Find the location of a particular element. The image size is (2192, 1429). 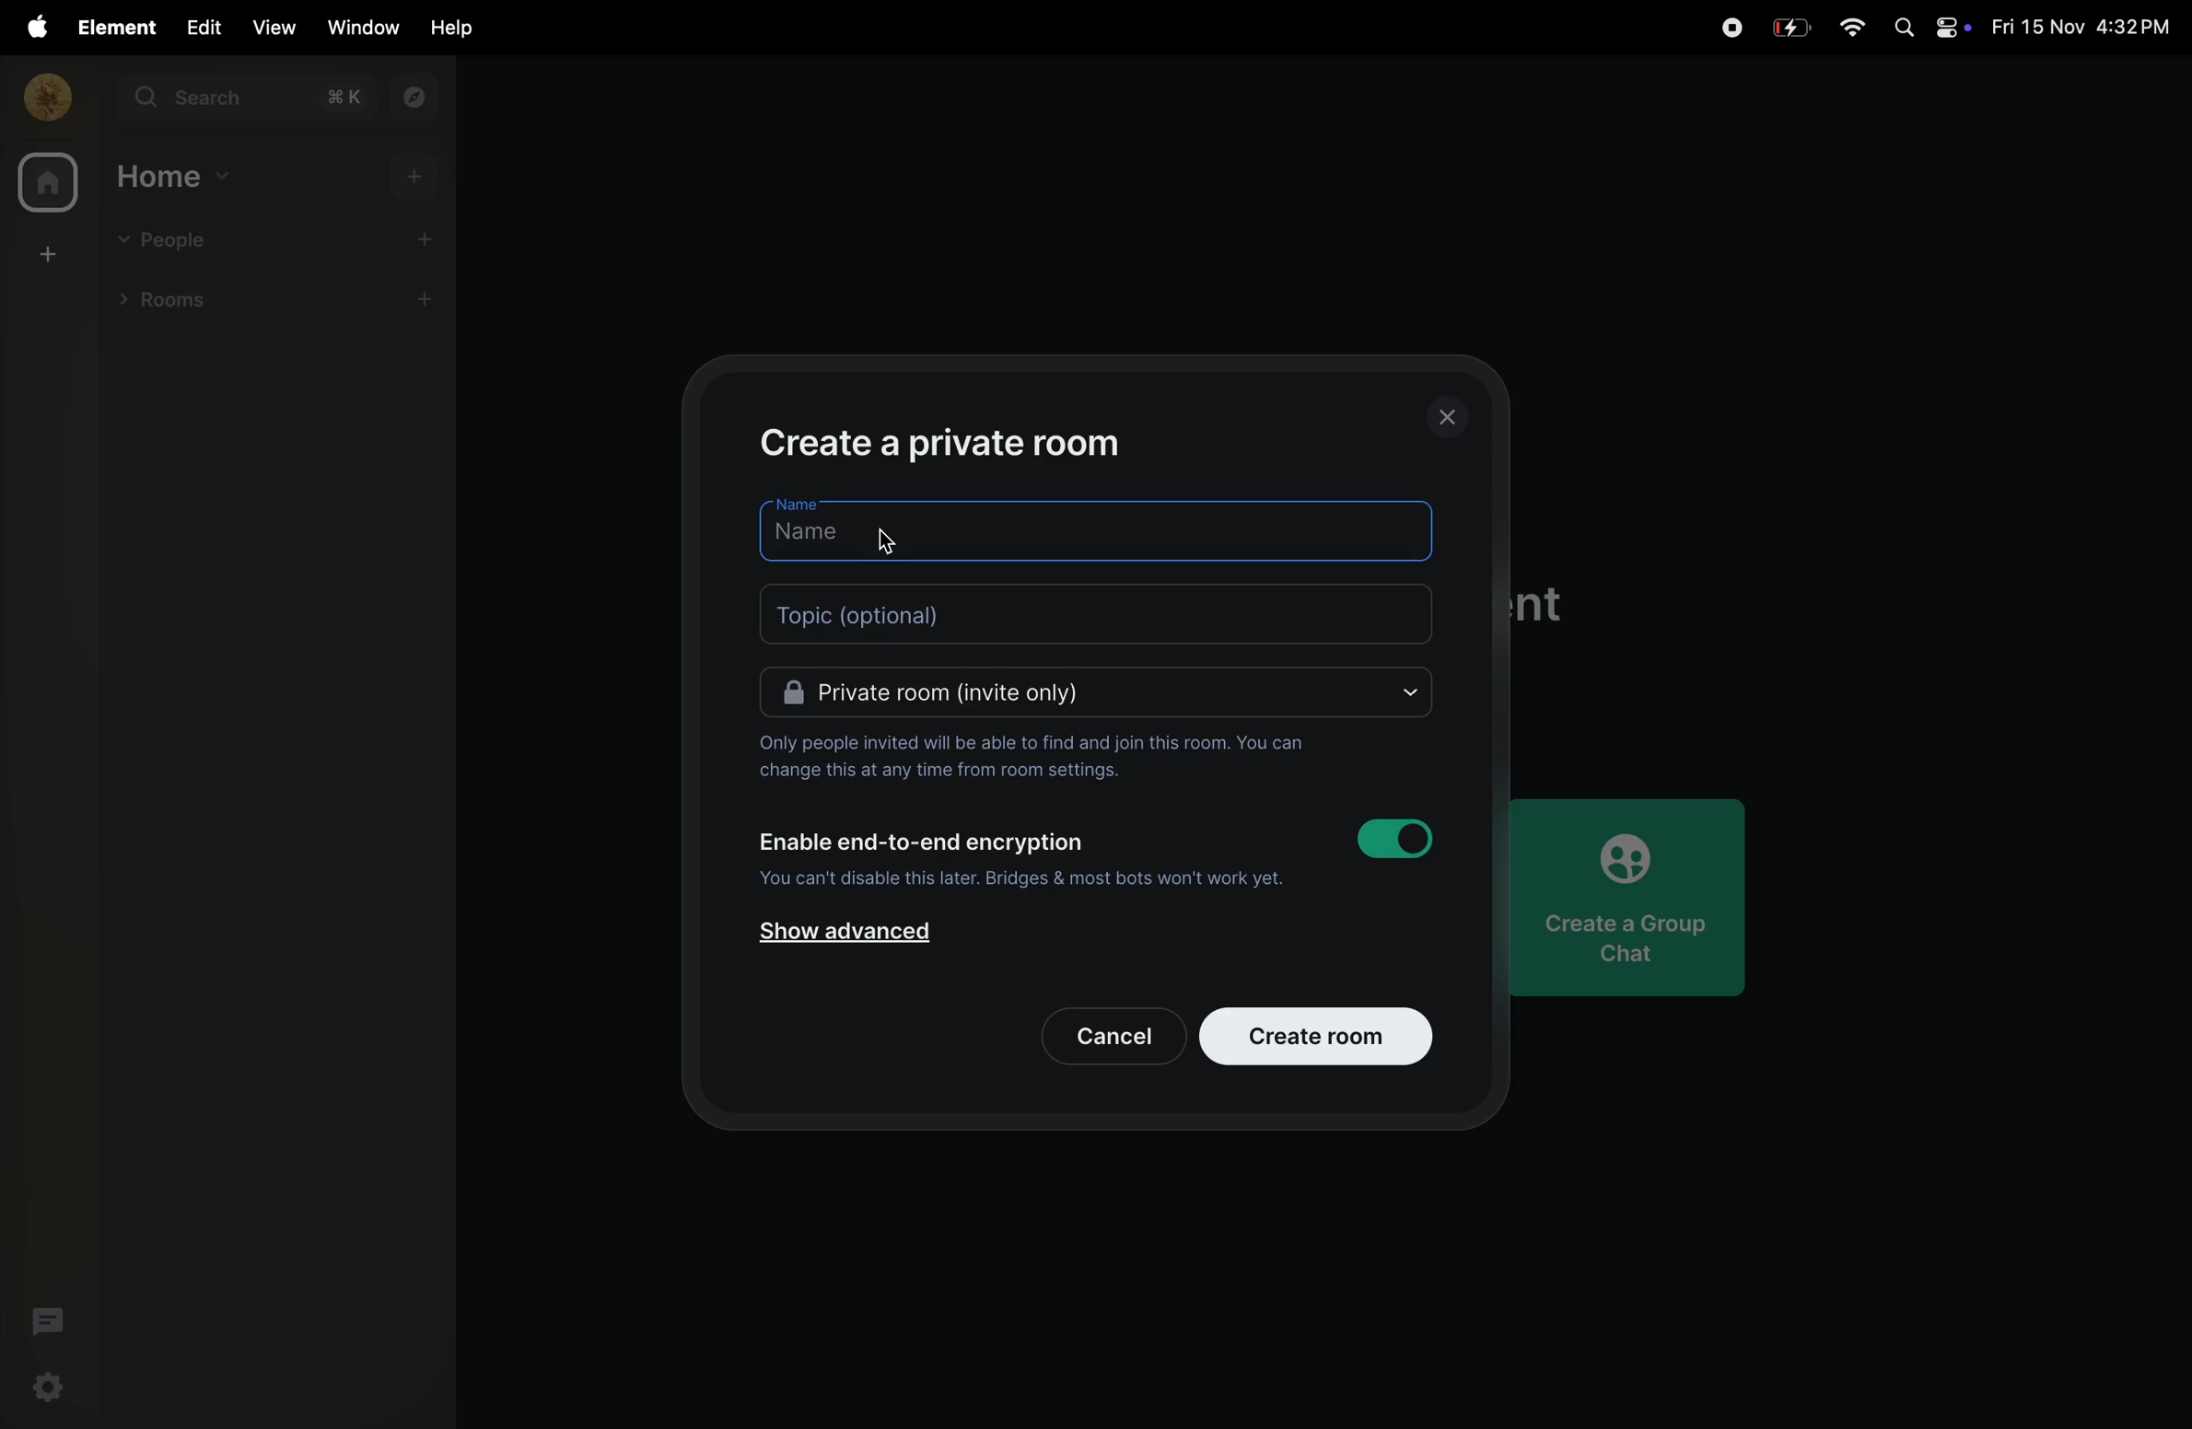

date and time is located at coordinates (2081, 28).